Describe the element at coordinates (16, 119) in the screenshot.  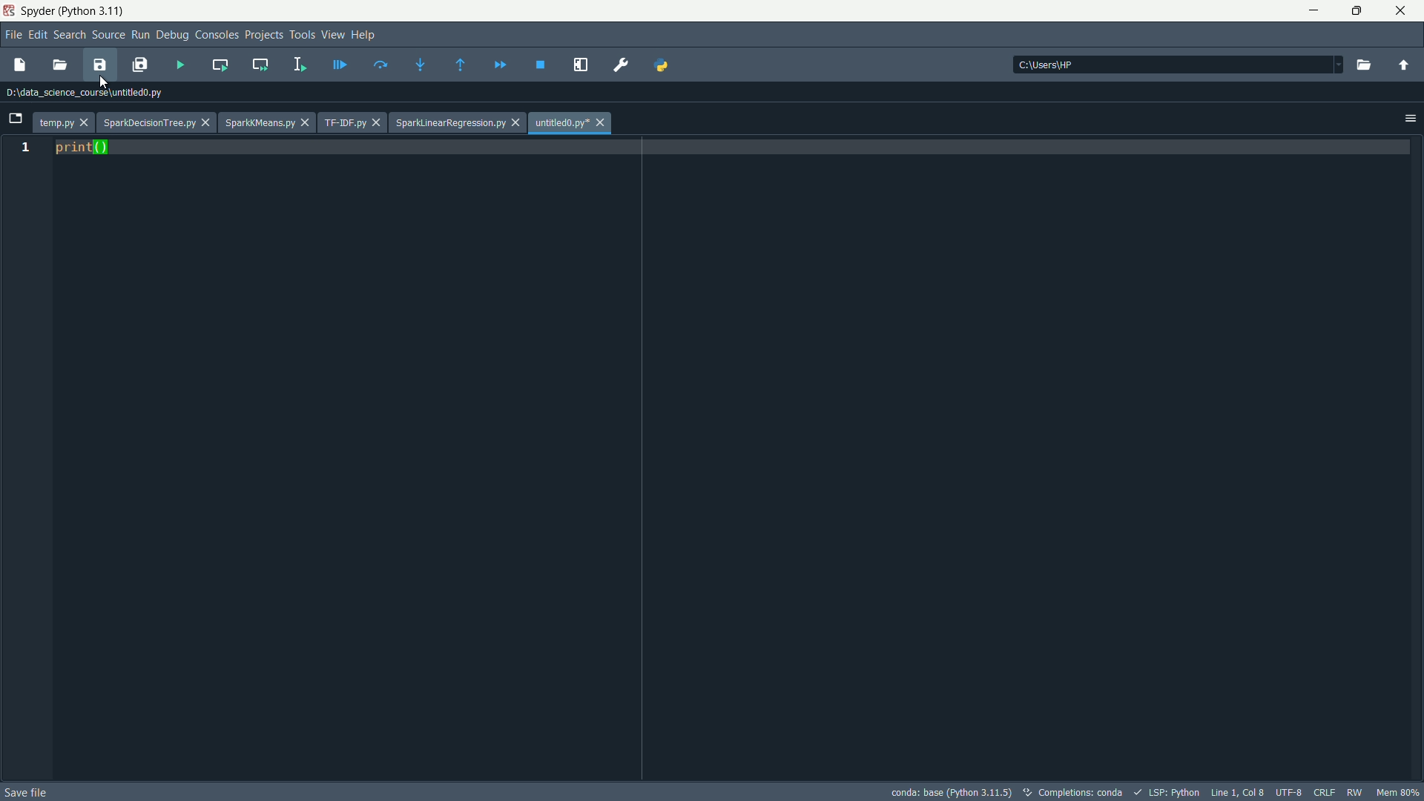
I see `browse tabs` at that location.